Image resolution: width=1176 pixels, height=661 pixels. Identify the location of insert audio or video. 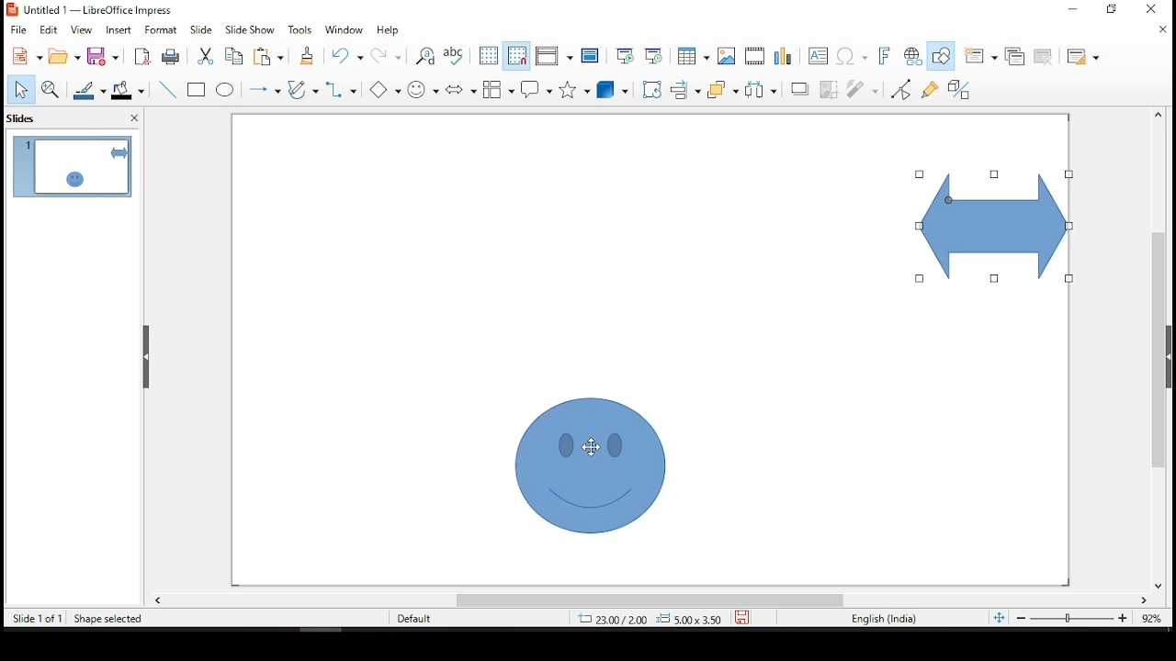
(754, 57).